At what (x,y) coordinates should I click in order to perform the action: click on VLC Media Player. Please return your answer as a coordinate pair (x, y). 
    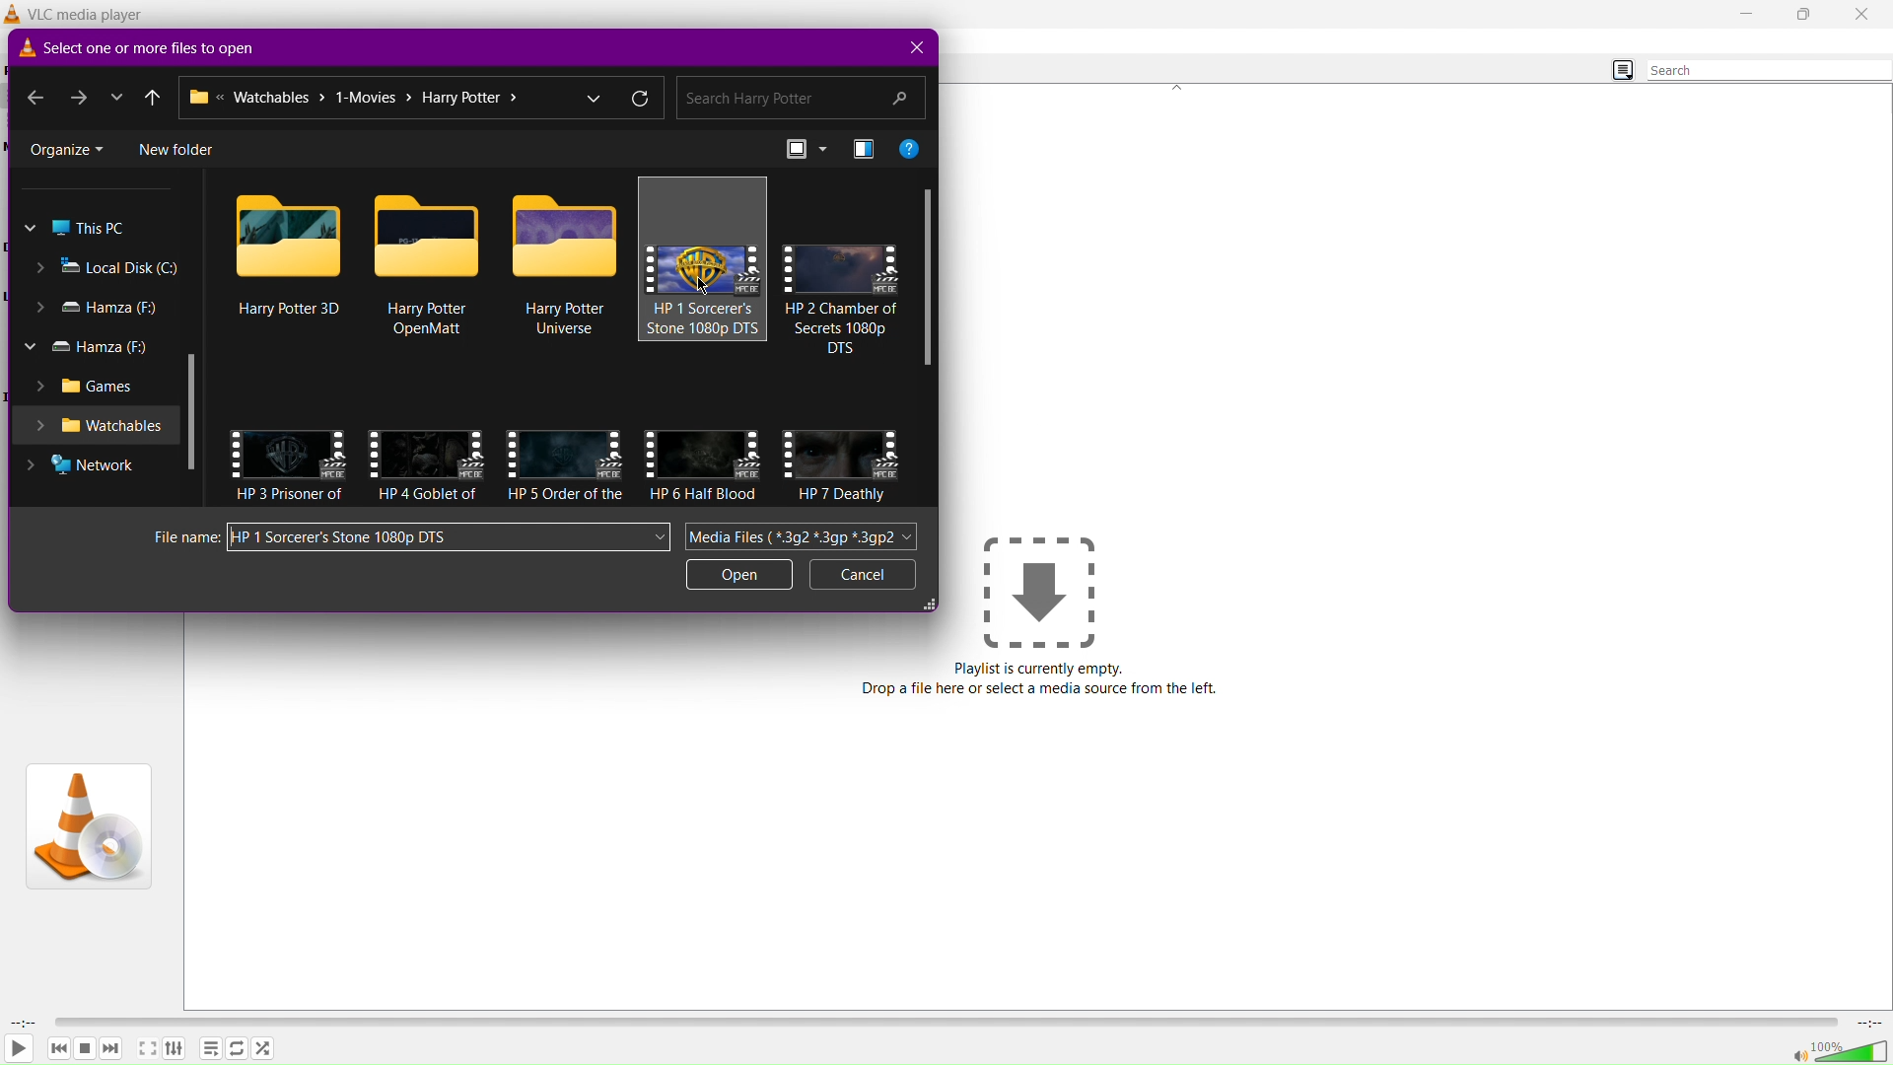
    Looking at the image, I should click on (96, 13).